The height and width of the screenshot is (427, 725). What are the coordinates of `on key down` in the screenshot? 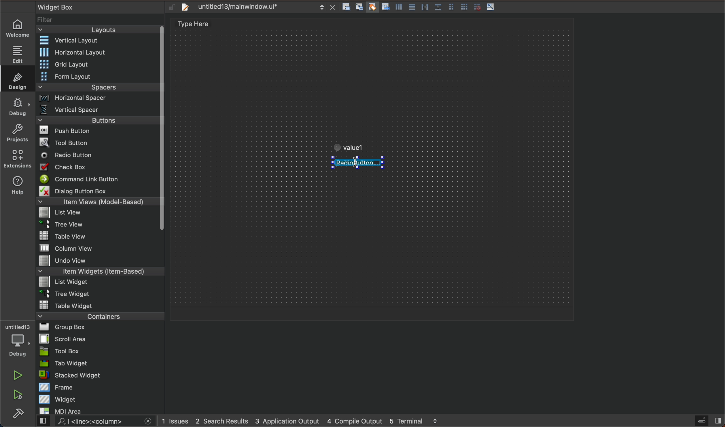 It's located at (69, 156).